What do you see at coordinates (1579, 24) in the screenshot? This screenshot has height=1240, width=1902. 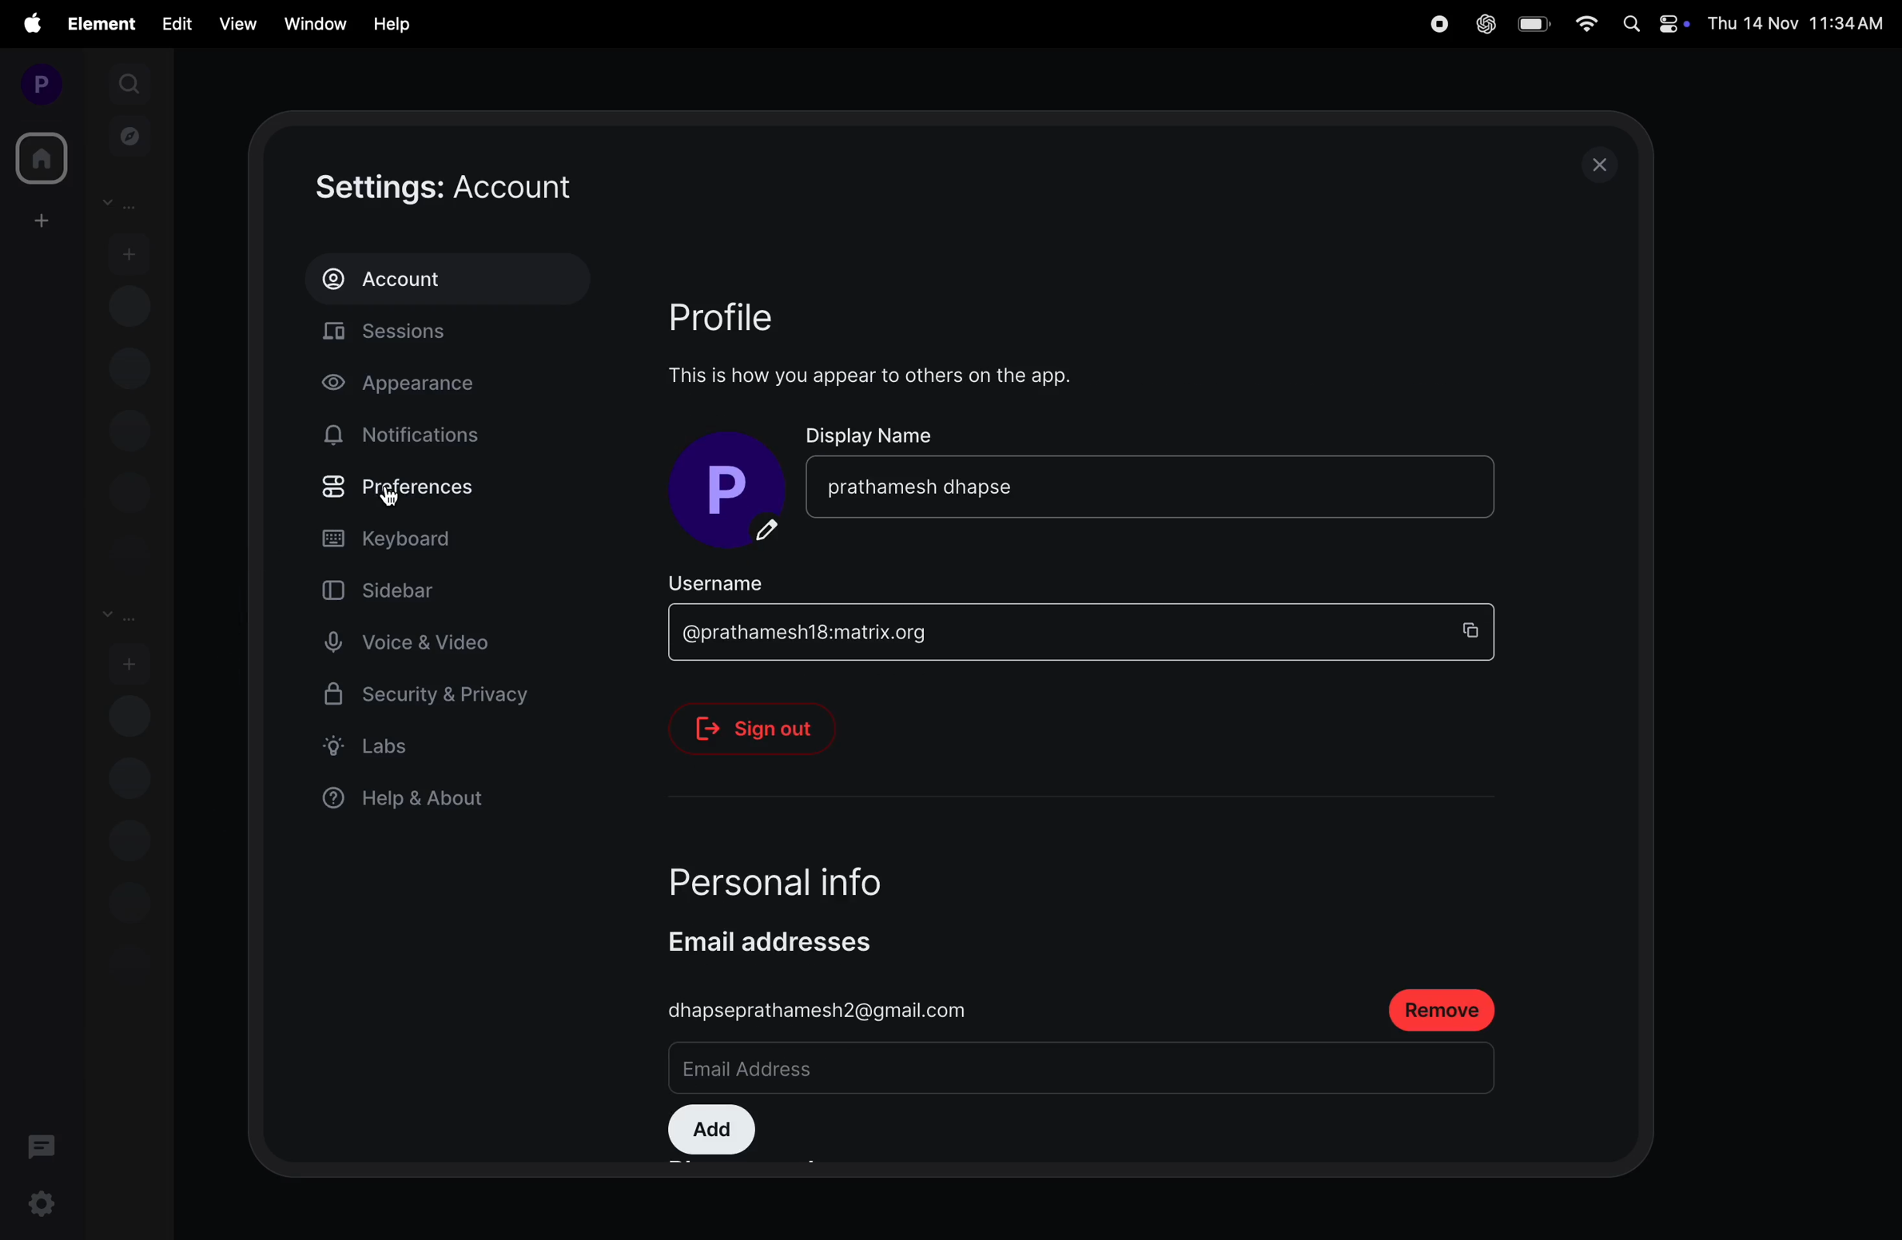 I see `wifi` at bounding box center [1579, 24].